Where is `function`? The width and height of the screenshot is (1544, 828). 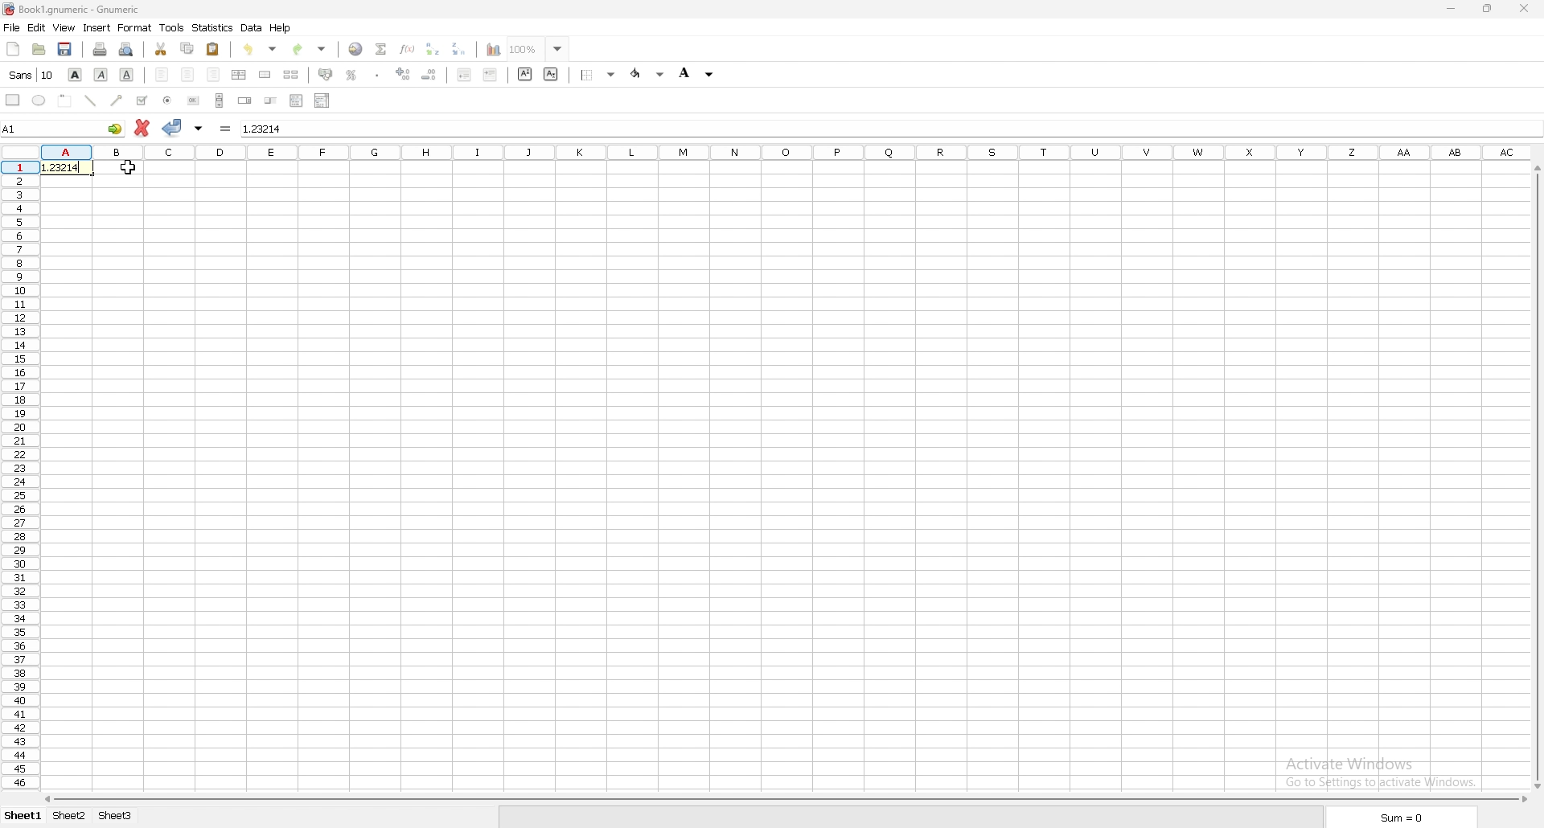 function is located at coordinates (408, 48).